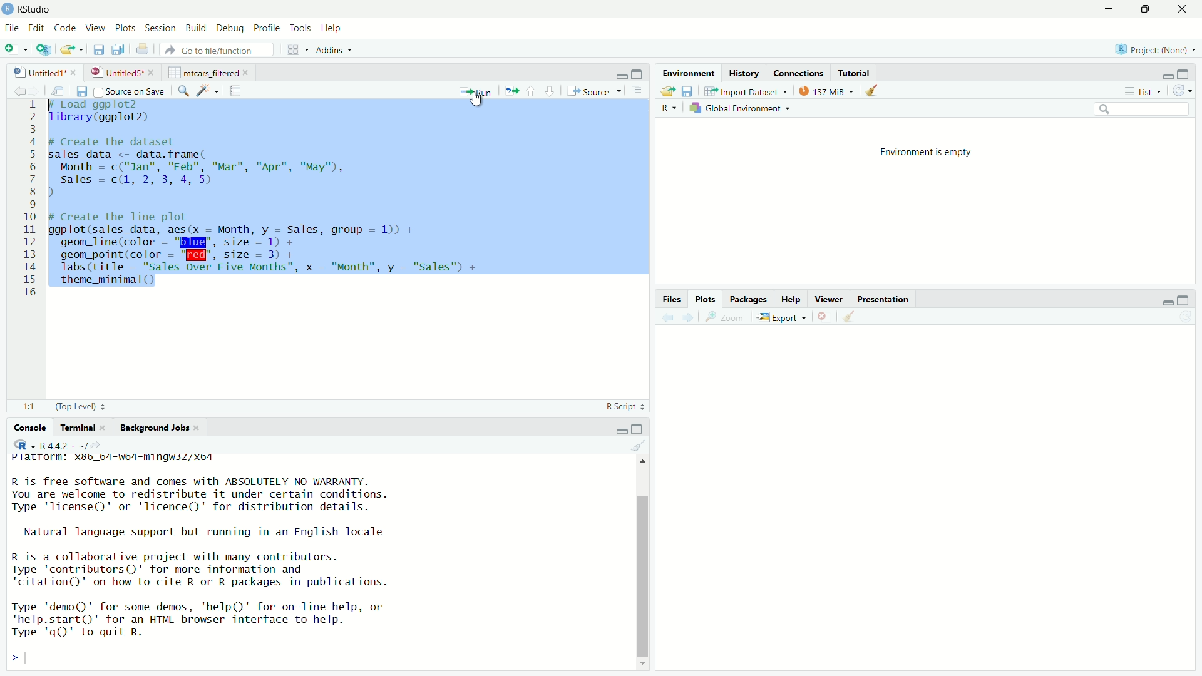  Describe the element at coordinates (850, 316) in the screenshot. I see `clear all plots` at that location.